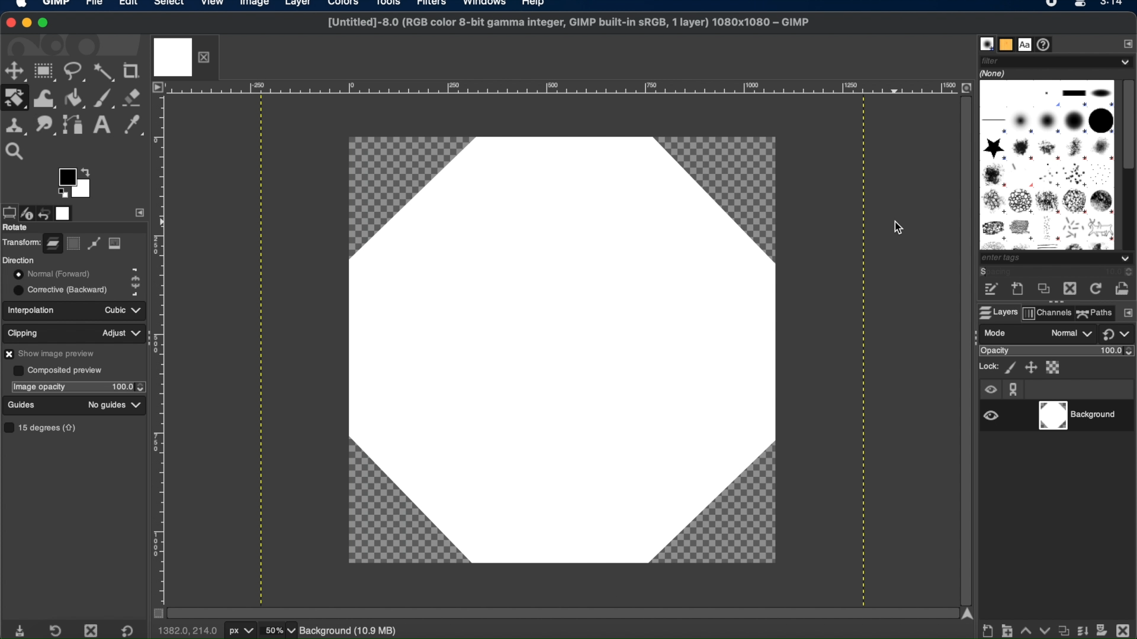 This screenshot has width=1137, height=639. I want to click on configure this tab, so click(1128, 314).